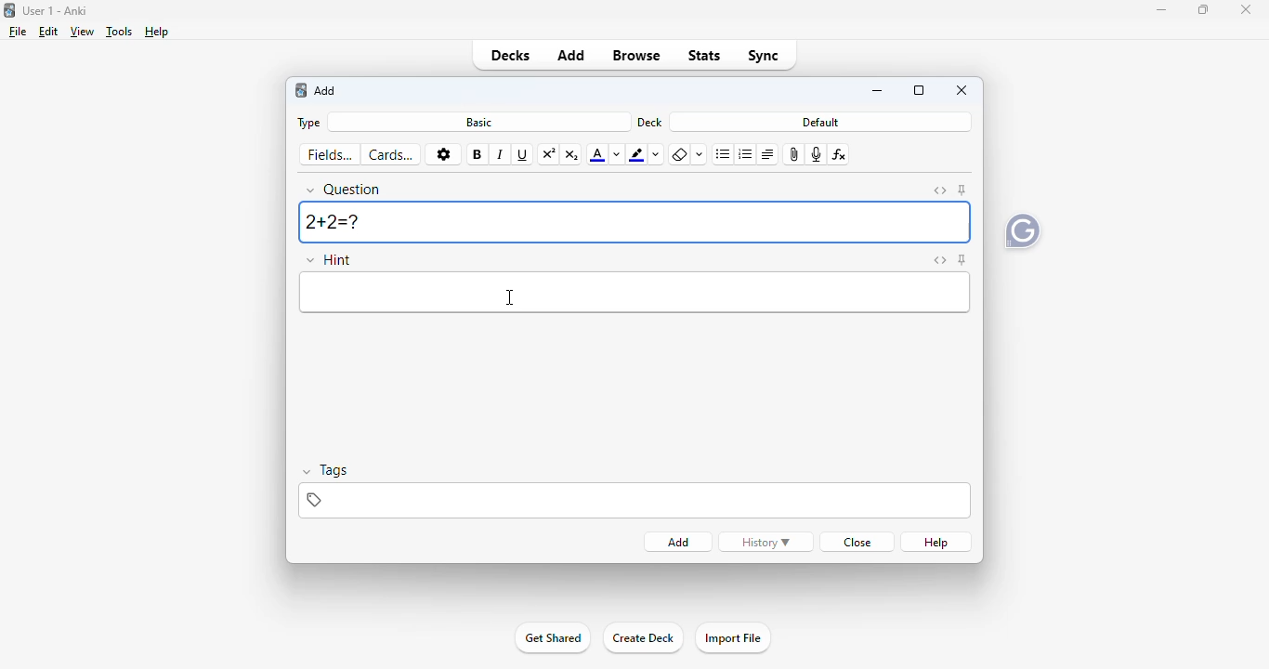 This screenshot has height=669, width=1269. What do you see at coordinates (859, 543) in the screenshot?
I see `close` at bounding box center [859, 543].